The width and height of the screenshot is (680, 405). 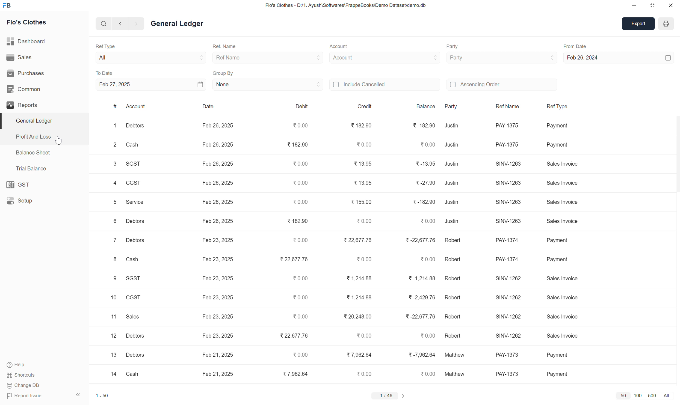 I want to click on Sales Invoice, so click(x=565, y=297).